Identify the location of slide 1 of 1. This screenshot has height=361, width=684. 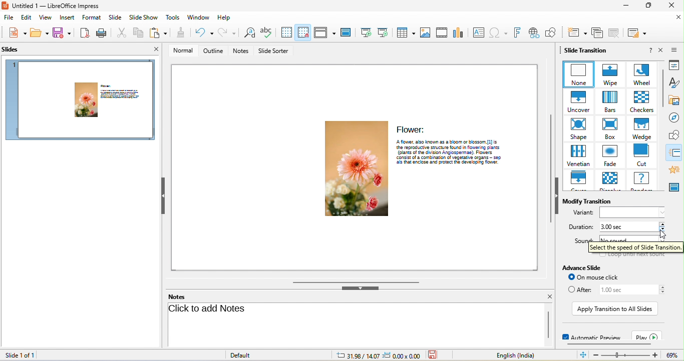
(19, 355).